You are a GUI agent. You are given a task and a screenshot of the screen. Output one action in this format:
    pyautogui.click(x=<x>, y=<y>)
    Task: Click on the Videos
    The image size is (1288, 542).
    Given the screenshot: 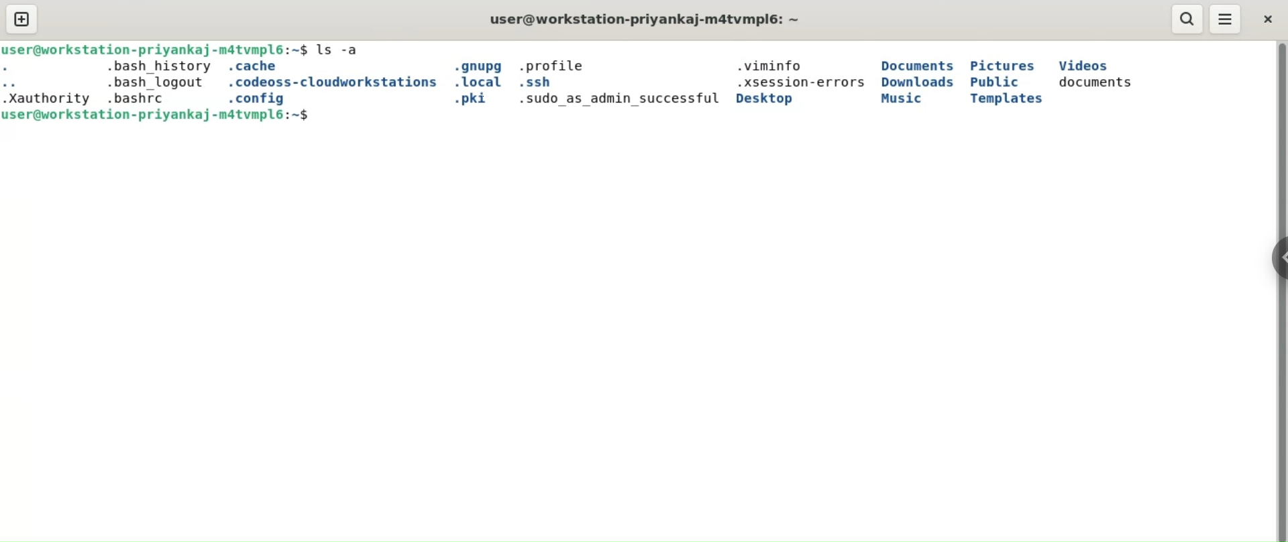 What is the action you would take?
    pyautogui.click(x=1084, y=66)
    